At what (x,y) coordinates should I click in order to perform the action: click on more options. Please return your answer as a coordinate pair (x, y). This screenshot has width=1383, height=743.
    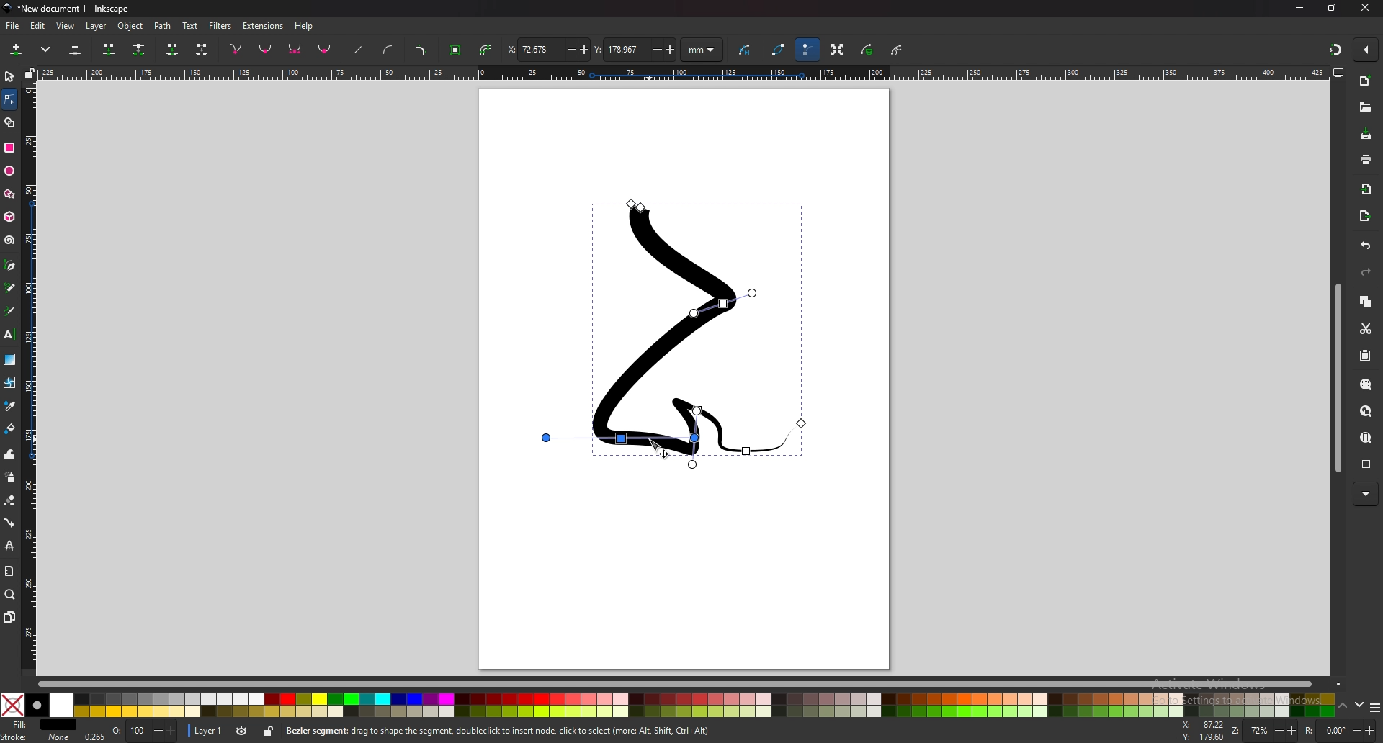
    Looking at the image, I should click on (46, 50).